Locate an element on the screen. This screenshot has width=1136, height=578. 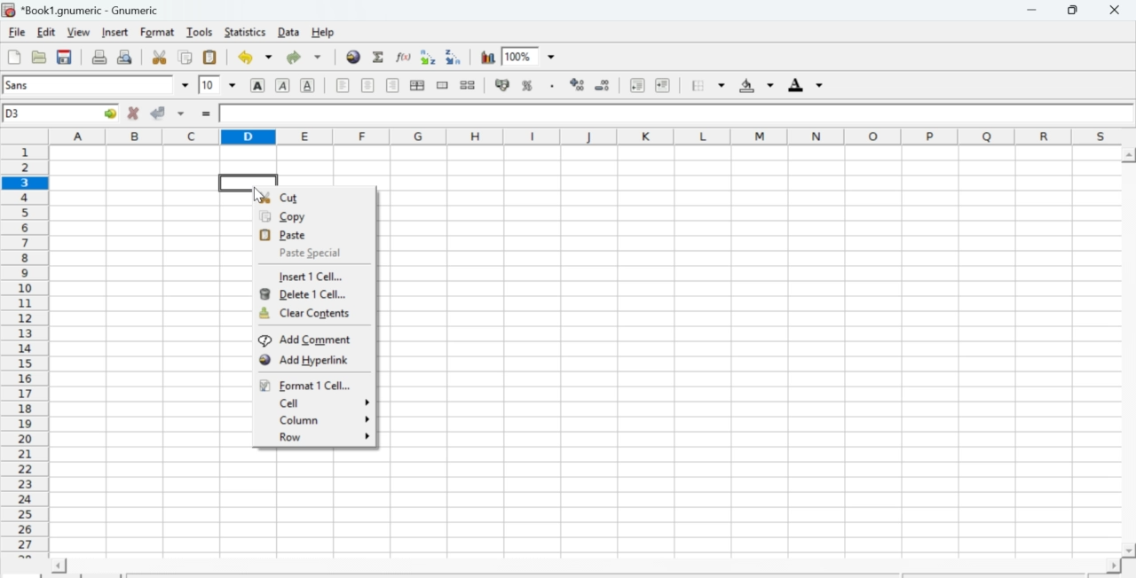
Cell is located at coordinates (317, 402).